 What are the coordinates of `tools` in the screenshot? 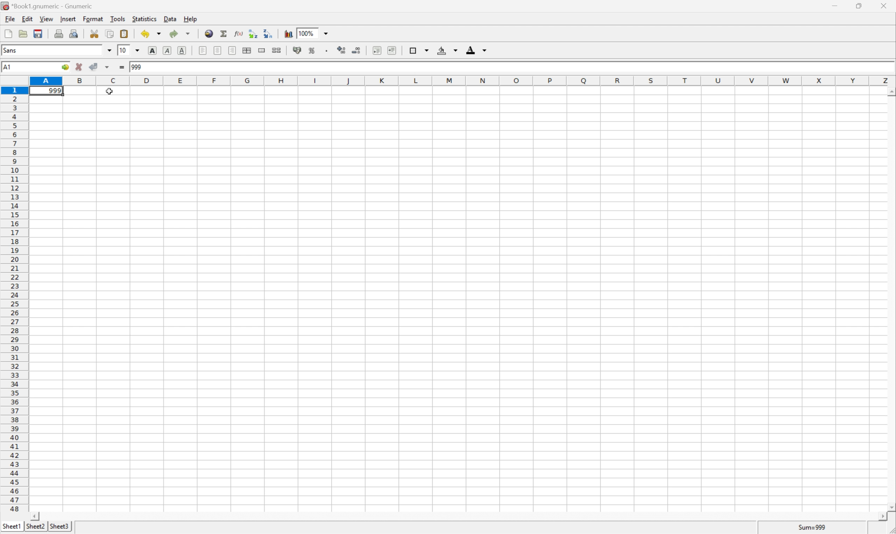 It's located at (118, 19).